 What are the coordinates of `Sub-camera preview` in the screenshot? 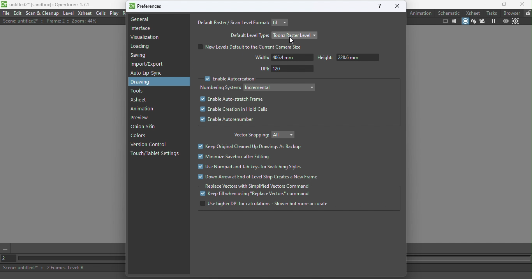 It's located at (516, 22).